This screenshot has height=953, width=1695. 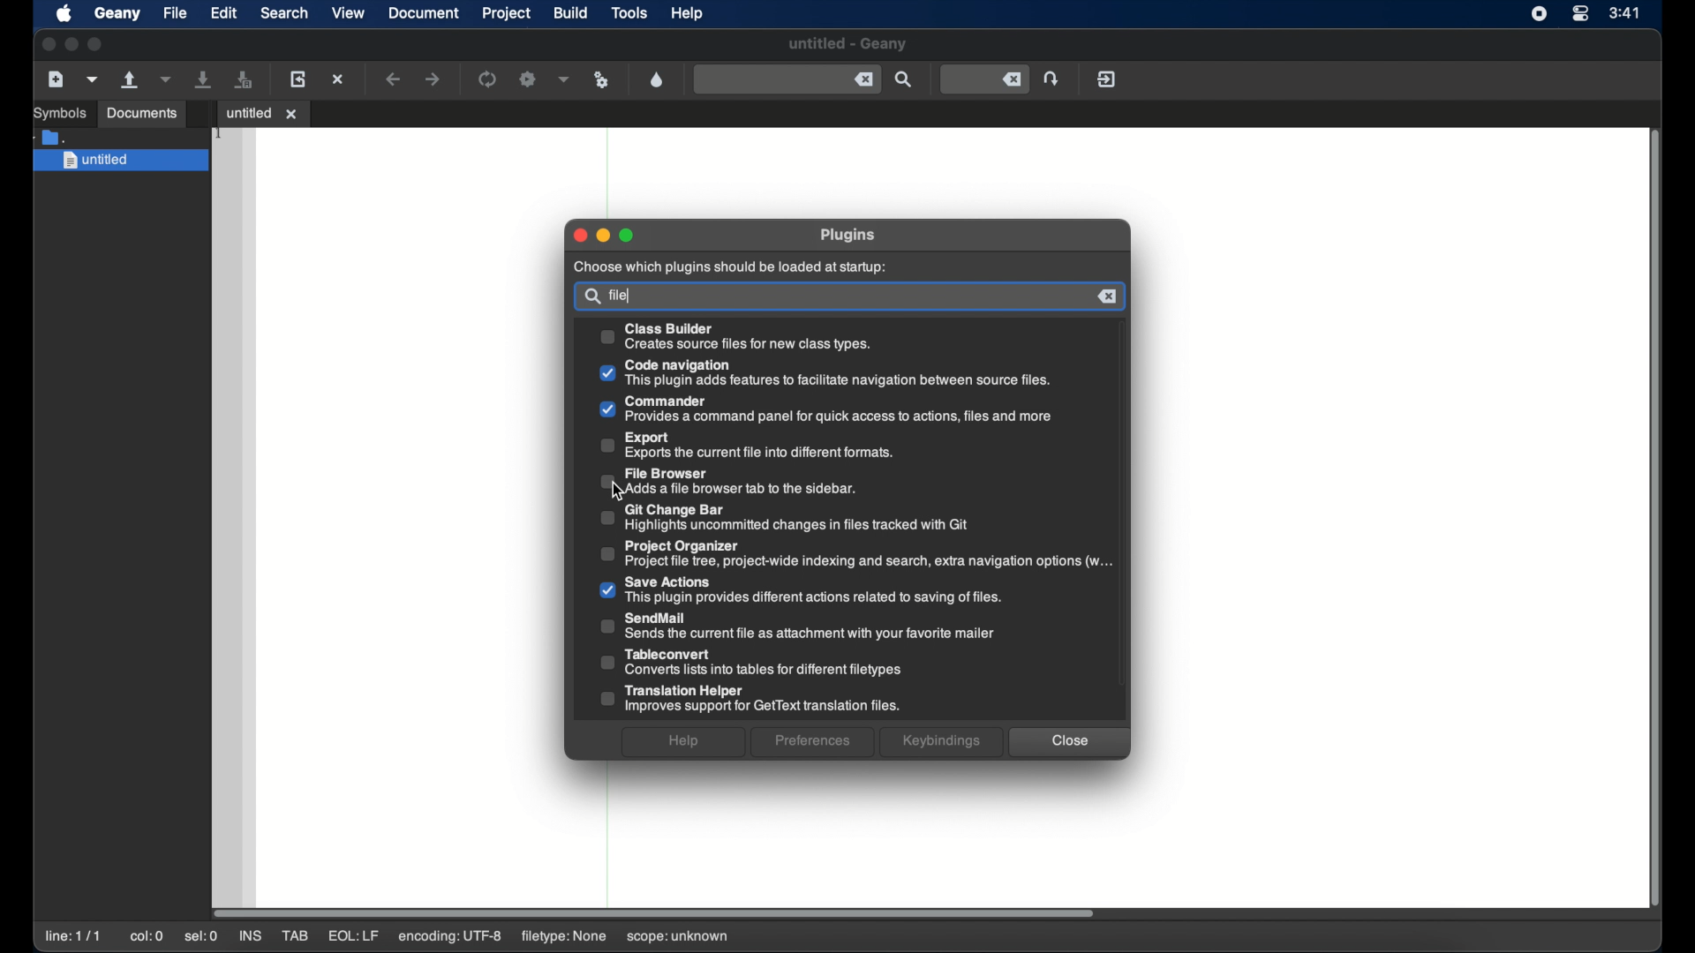 I want to click on , so click(x=779, y=445).